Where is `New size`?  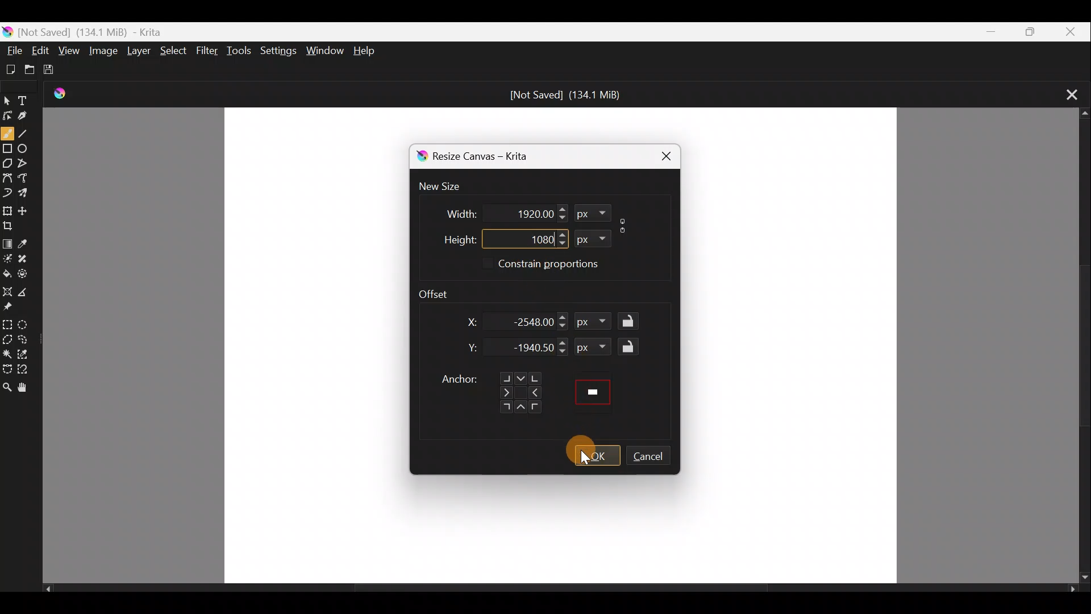 New size is located at coordinates (447, 187).